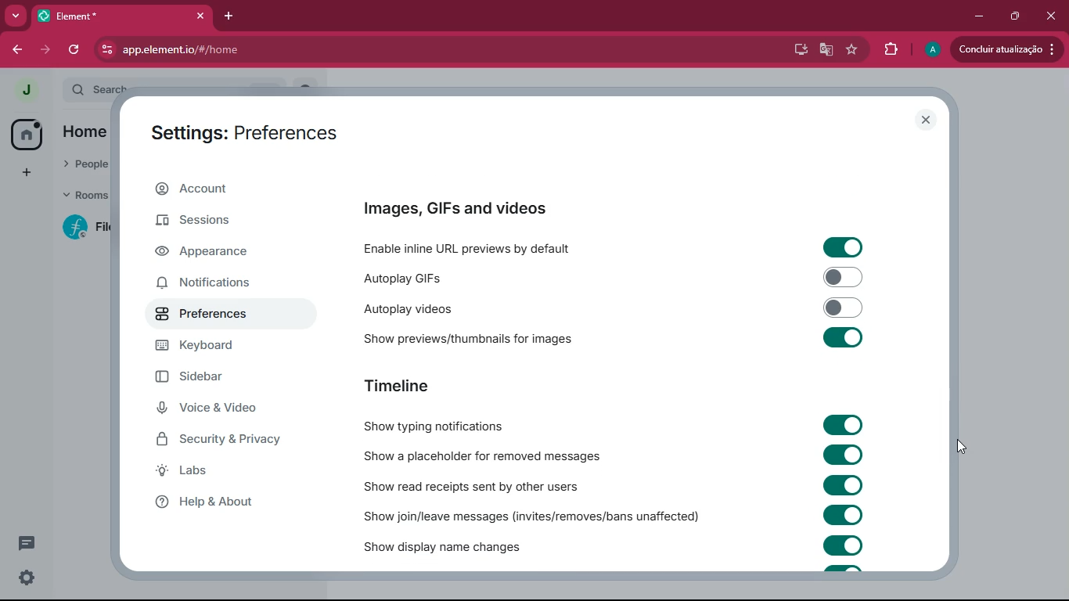 This screenshot has width=1069, height=601. Describe the element at coordinates (236, 502) in the screenshot. I see `help & about` at that location.